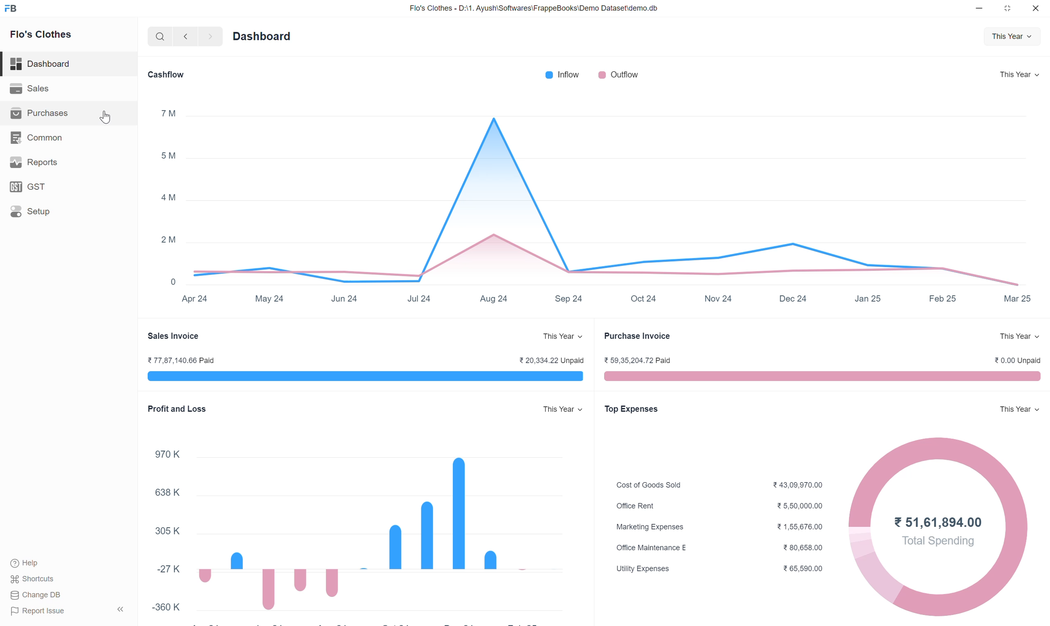  Describe the element at coordinates (1008, 8) in the screenshot. I see `restore` at that location.